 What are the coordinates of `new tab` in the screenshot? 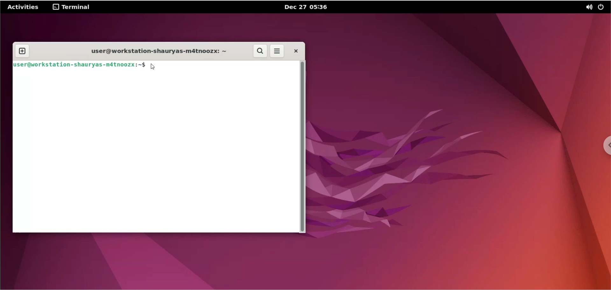 It's located at (22, 51).